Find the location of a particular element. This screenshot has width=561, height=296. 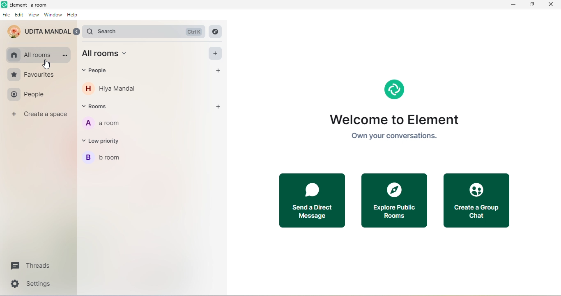

Explore Public Rooms is located at coordinates (393, 200).